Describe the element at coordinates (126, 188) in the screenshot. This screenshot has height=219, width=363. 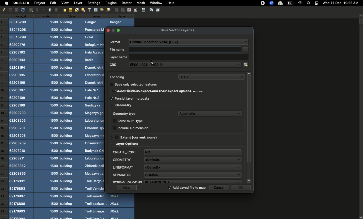
I see `Help` at that location.